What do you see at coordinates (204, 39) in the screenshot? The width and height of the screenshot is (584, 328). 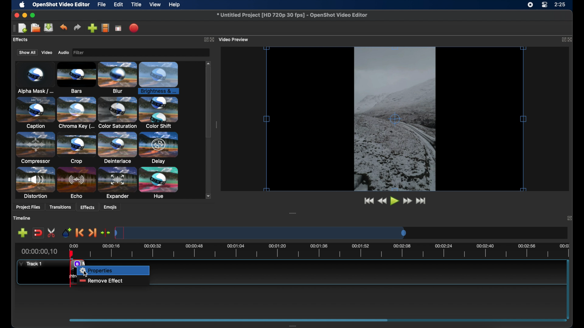 I see `expand` at bounding box center [204, 39].